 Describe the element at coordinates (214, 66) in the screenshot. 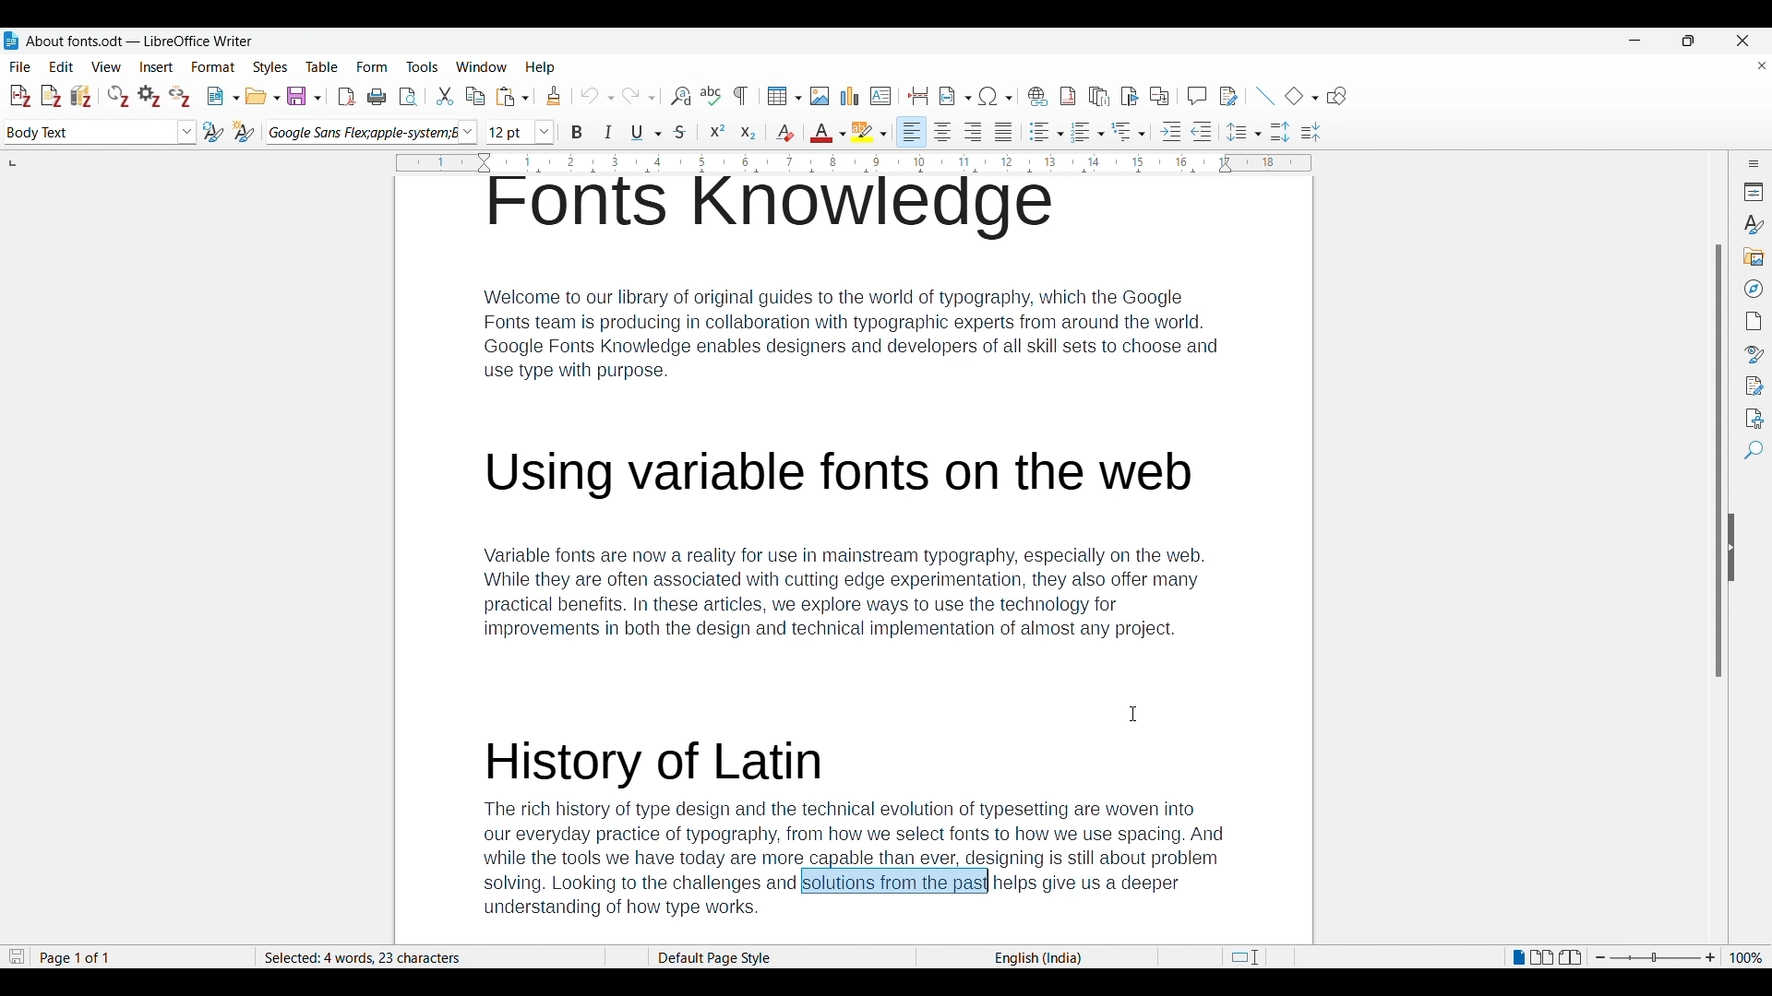

I see `Format menu` at that location.